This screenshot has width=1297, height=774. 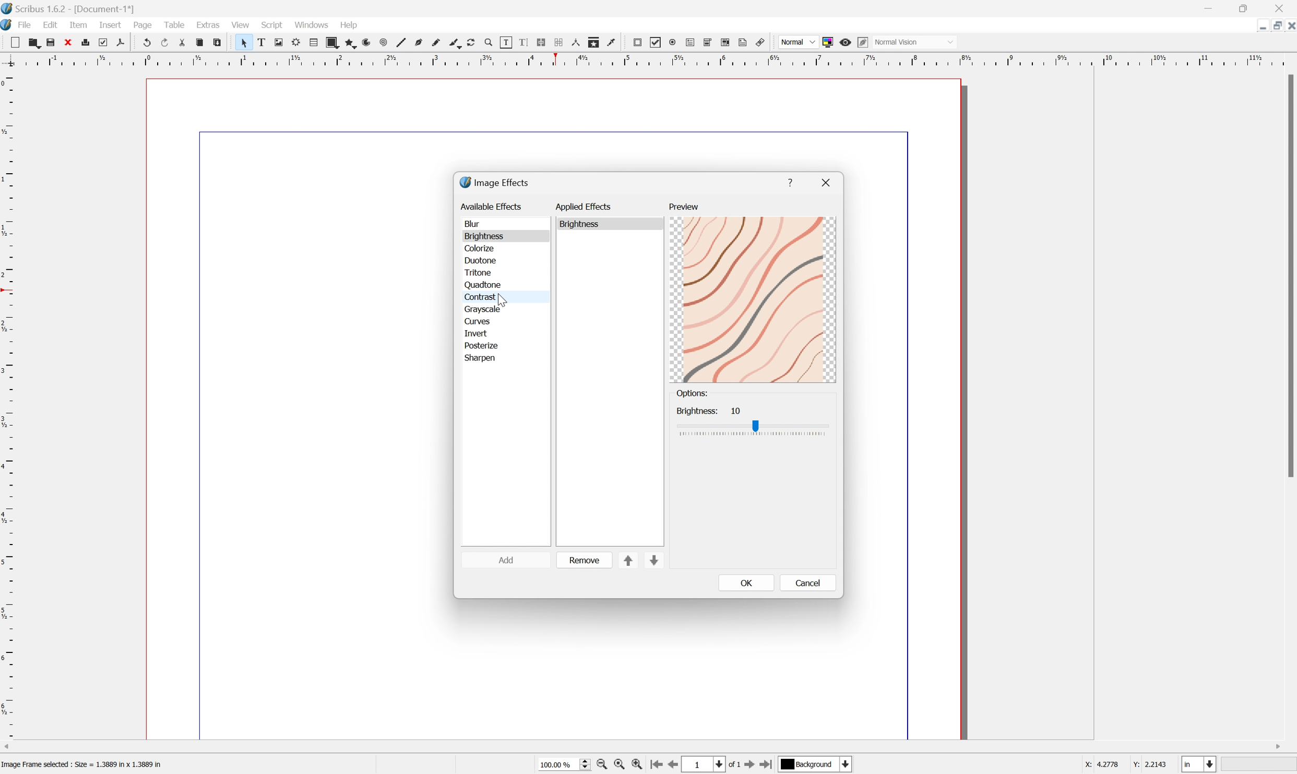 I want to click on Brightness: 10, so click(x=708, y=411).